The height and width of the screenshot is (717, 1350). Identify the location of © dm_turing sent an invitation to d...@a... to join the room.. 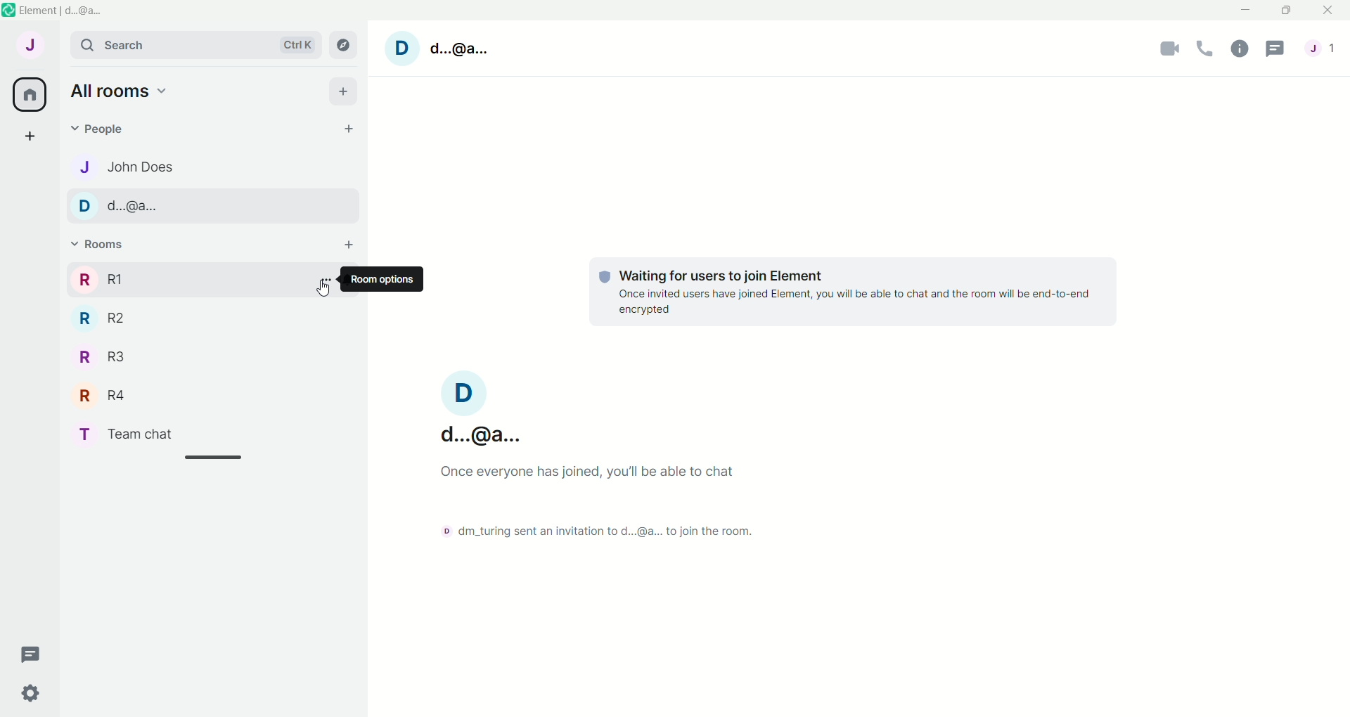
(601, 531).